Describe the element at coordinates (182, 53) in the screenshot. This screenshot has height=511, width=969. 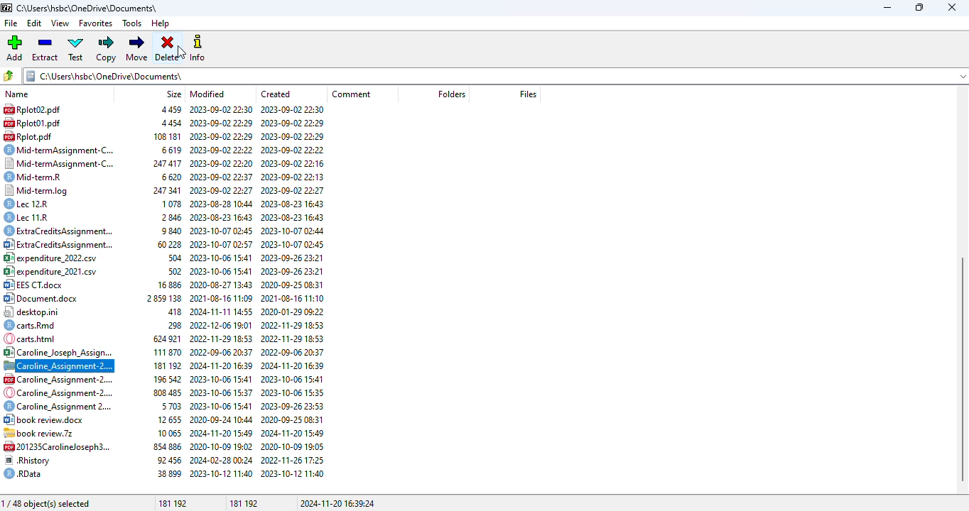
I see `cursor` at that location.